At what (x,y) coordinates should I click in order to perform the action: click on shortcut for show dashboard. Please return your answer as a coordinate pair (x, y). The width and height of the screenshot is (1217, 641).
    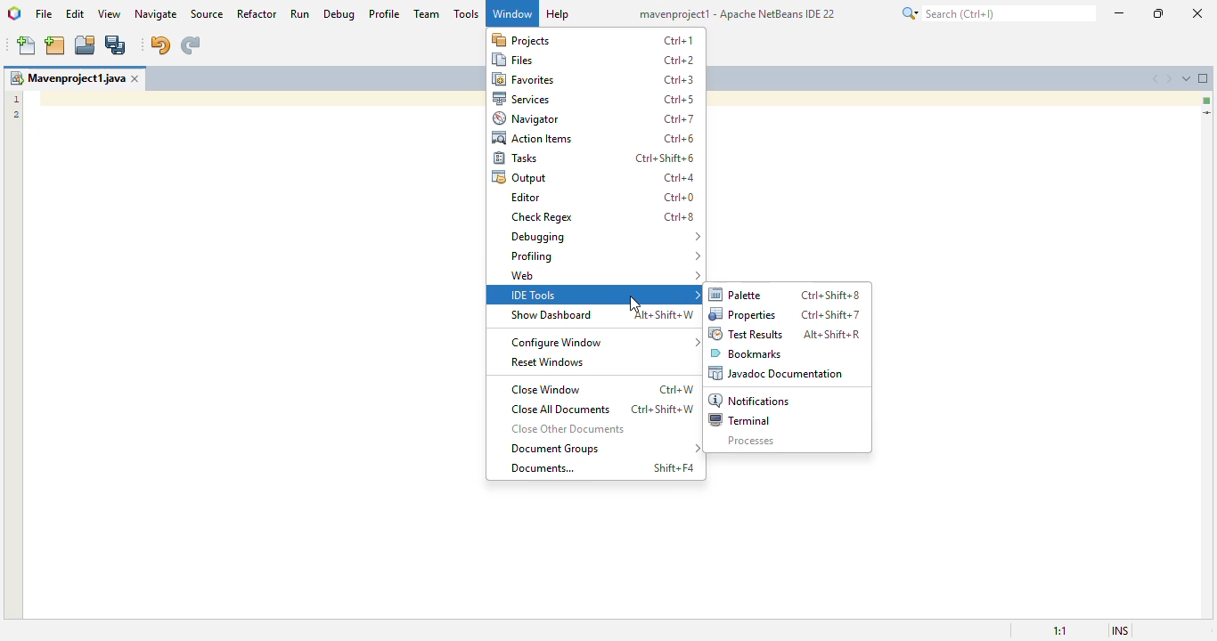
    Looking at the image, I should click on (666, 316).